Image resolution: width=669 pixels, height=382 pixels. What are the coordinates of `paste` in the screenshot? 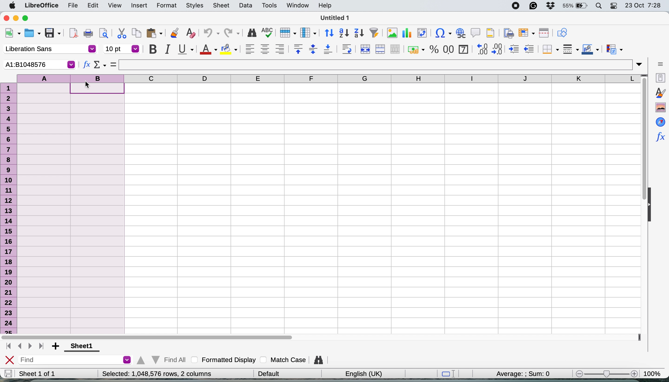 It's located at (156, 34).